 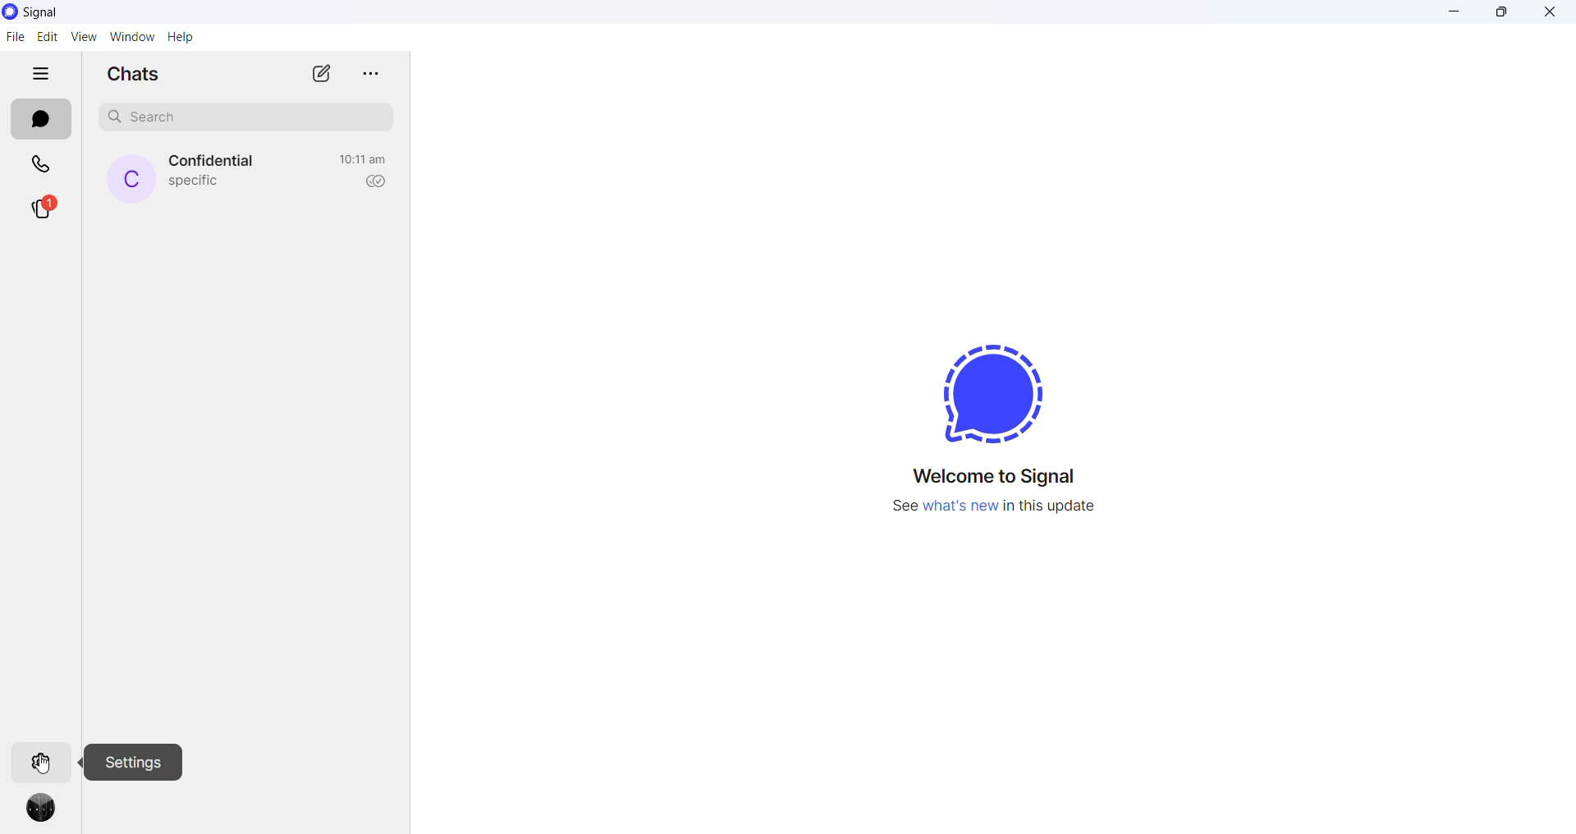 I want to click on view, so click(x=83, y=36).